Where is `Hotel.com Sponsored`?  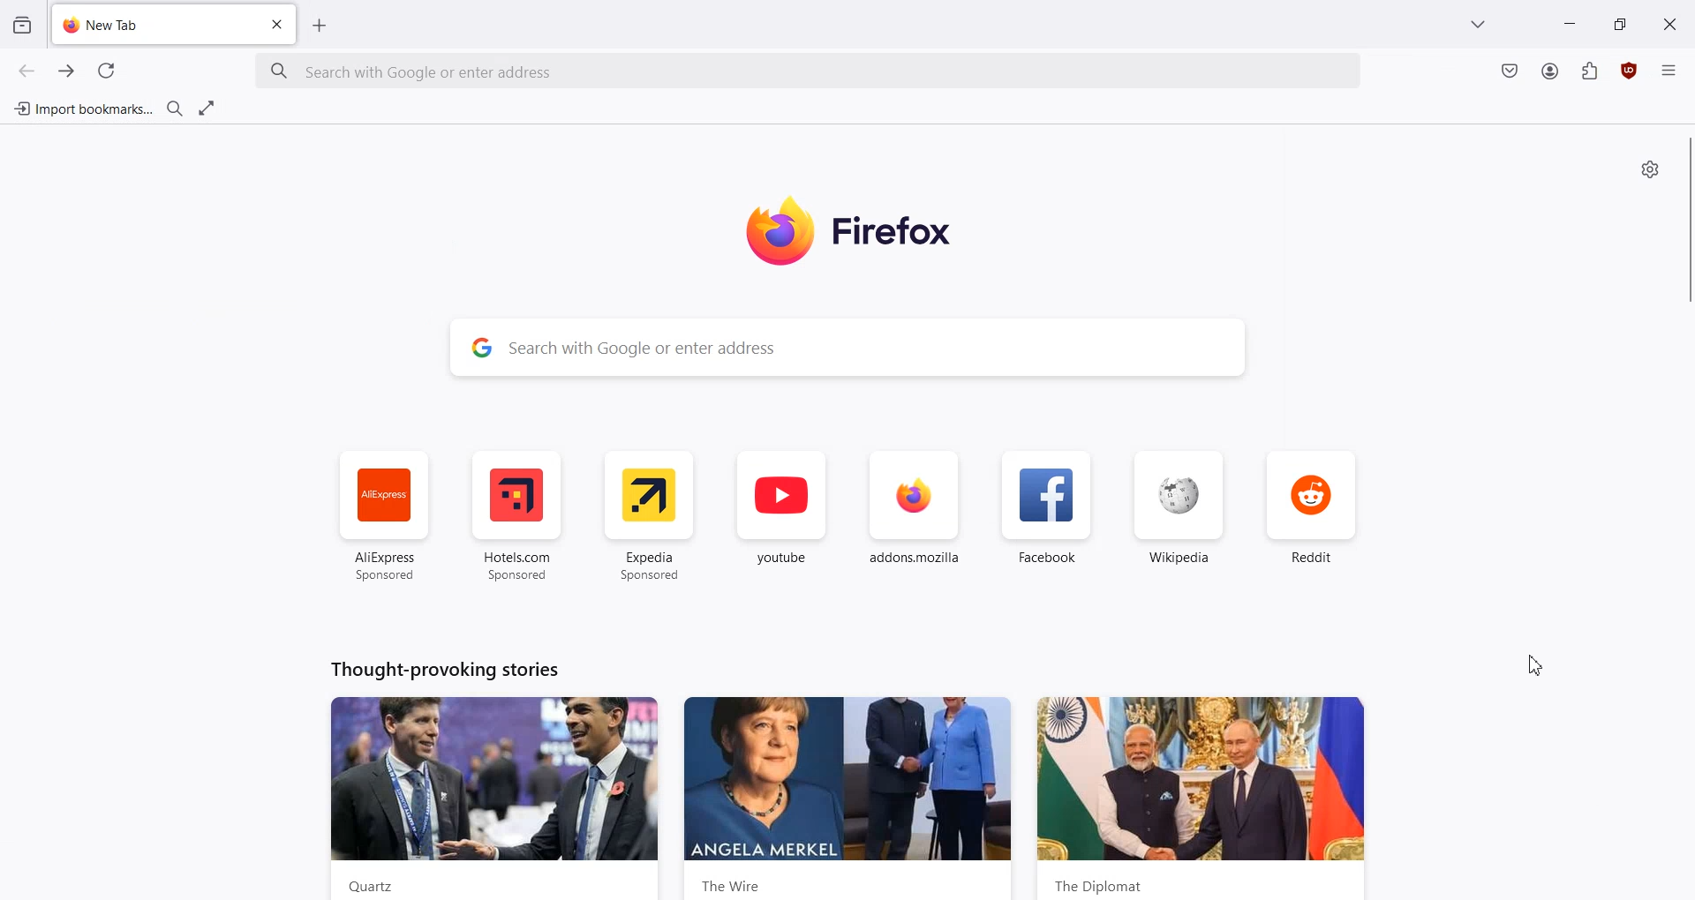
Hotel.com Sponsored is located at coordinates (521, 515).